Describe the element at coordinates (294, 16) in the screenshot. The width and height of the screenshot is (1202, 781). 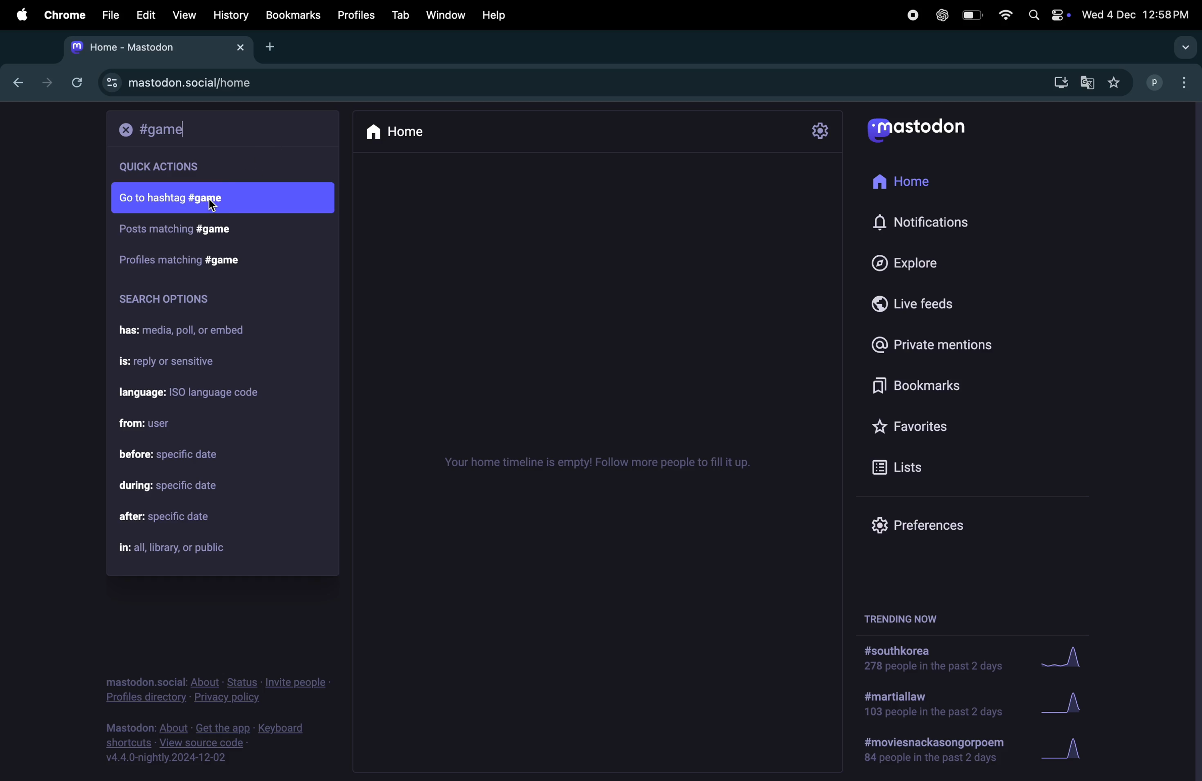
I see `Bookmark` at that location.